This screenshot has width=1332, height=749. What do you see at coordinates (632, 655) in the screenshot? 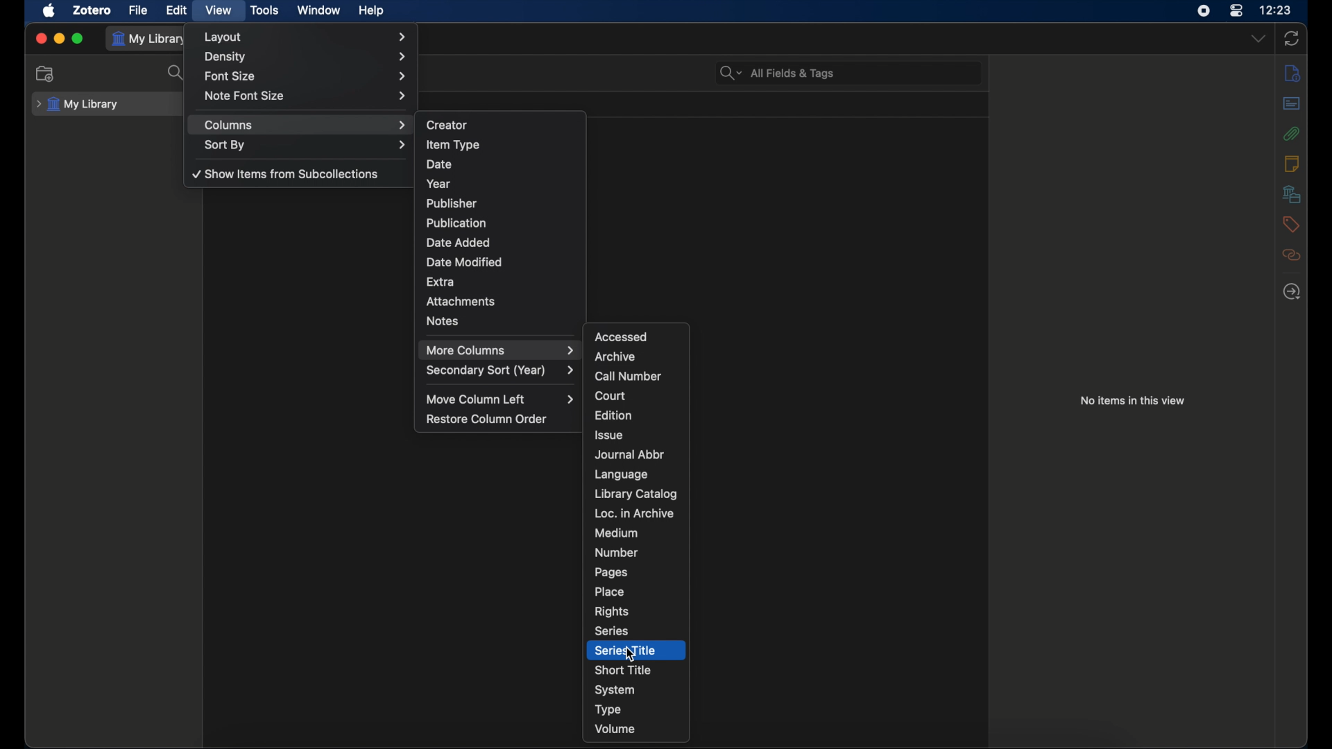
I see `cursor` at bounding box center [632, 655].